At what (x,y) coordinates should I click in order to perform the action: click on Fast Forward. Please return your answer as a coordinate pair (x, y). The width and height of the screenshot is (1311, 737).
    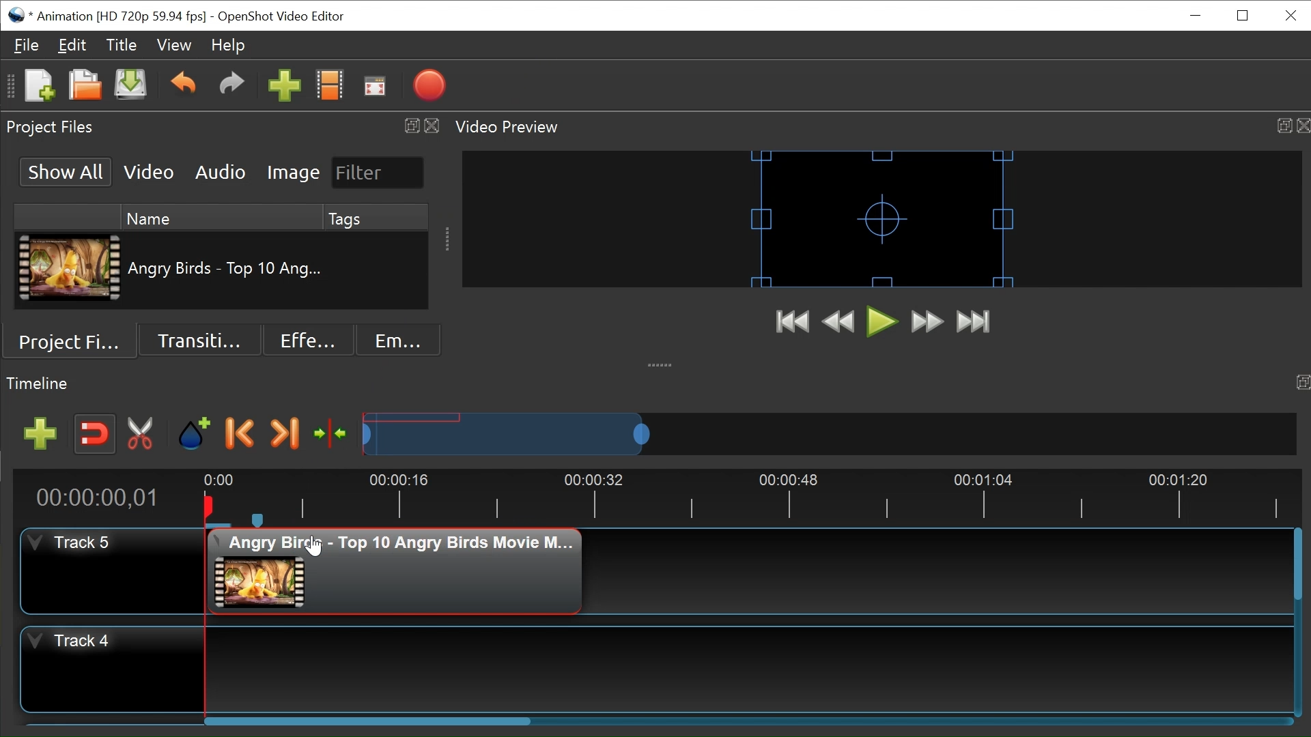
    Looking at the image, I should click on (927, 321).